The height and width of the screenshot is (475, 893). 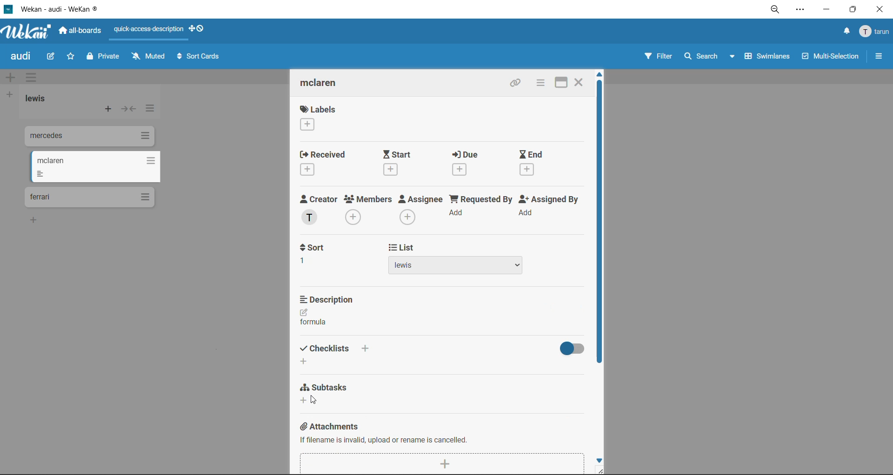 I want to click on description, so click(x=332, y=299).